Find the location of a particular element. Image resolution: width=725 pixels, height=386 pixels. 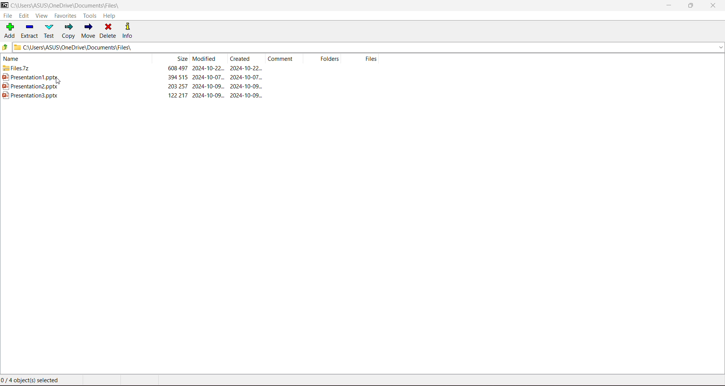

created is located at coordinates (240, 59).